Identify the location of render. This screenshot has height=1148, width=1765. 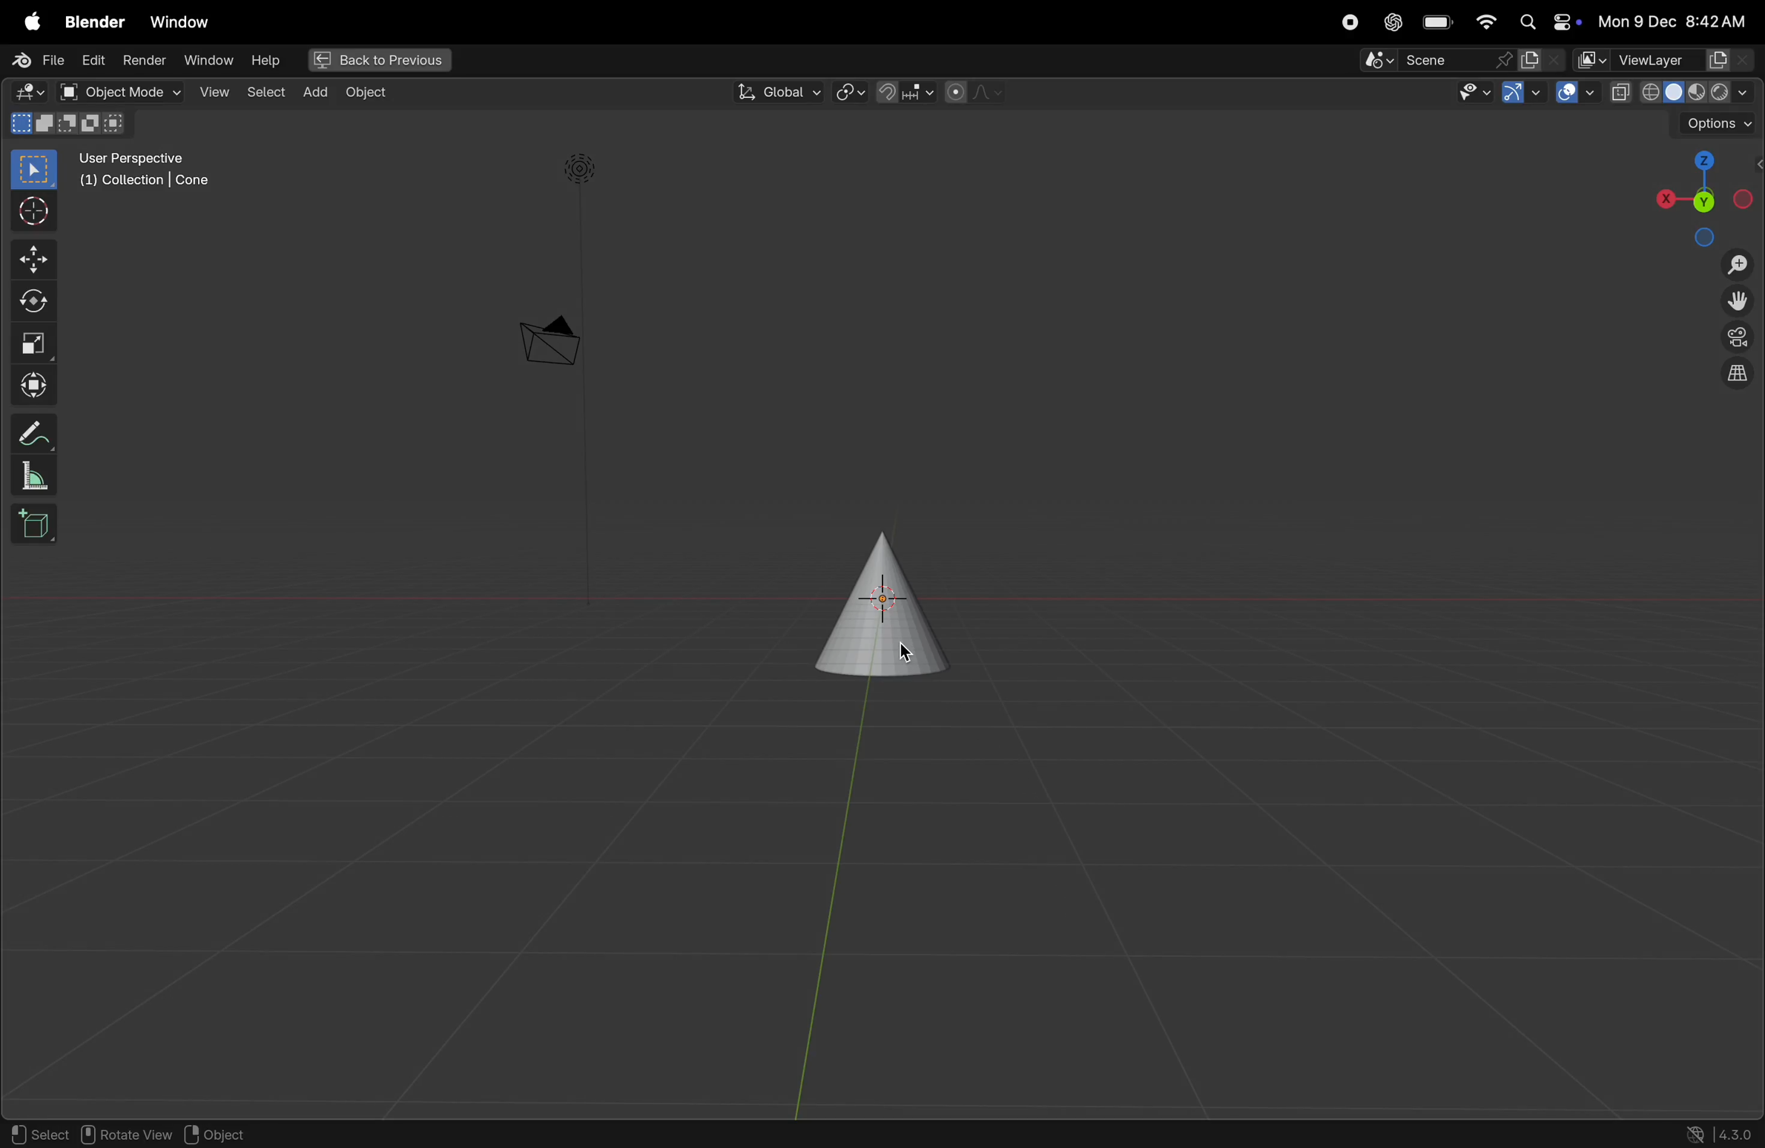
(142, 60).